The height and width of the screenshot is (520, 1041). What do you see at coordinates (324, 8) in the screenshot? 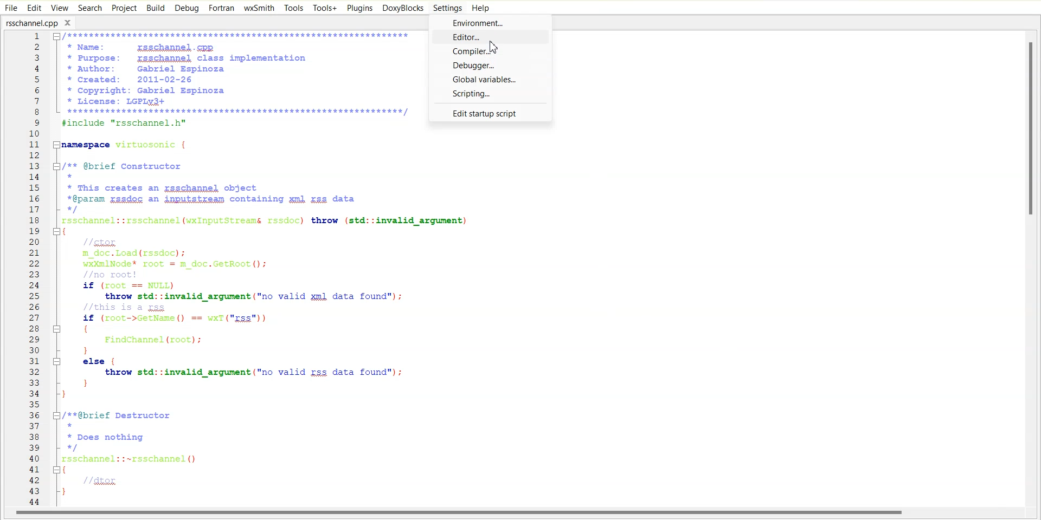
I see `Tools+` at bounding box center [324, 8].